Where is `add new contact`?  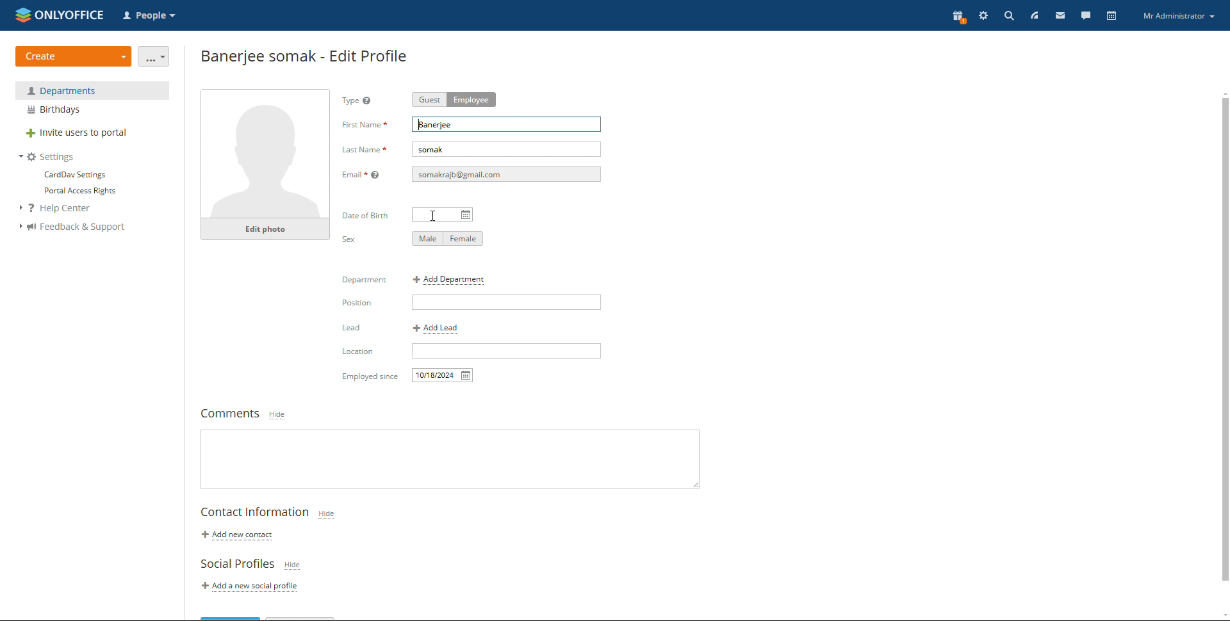 add new contact is located at coordinates (236, 535).